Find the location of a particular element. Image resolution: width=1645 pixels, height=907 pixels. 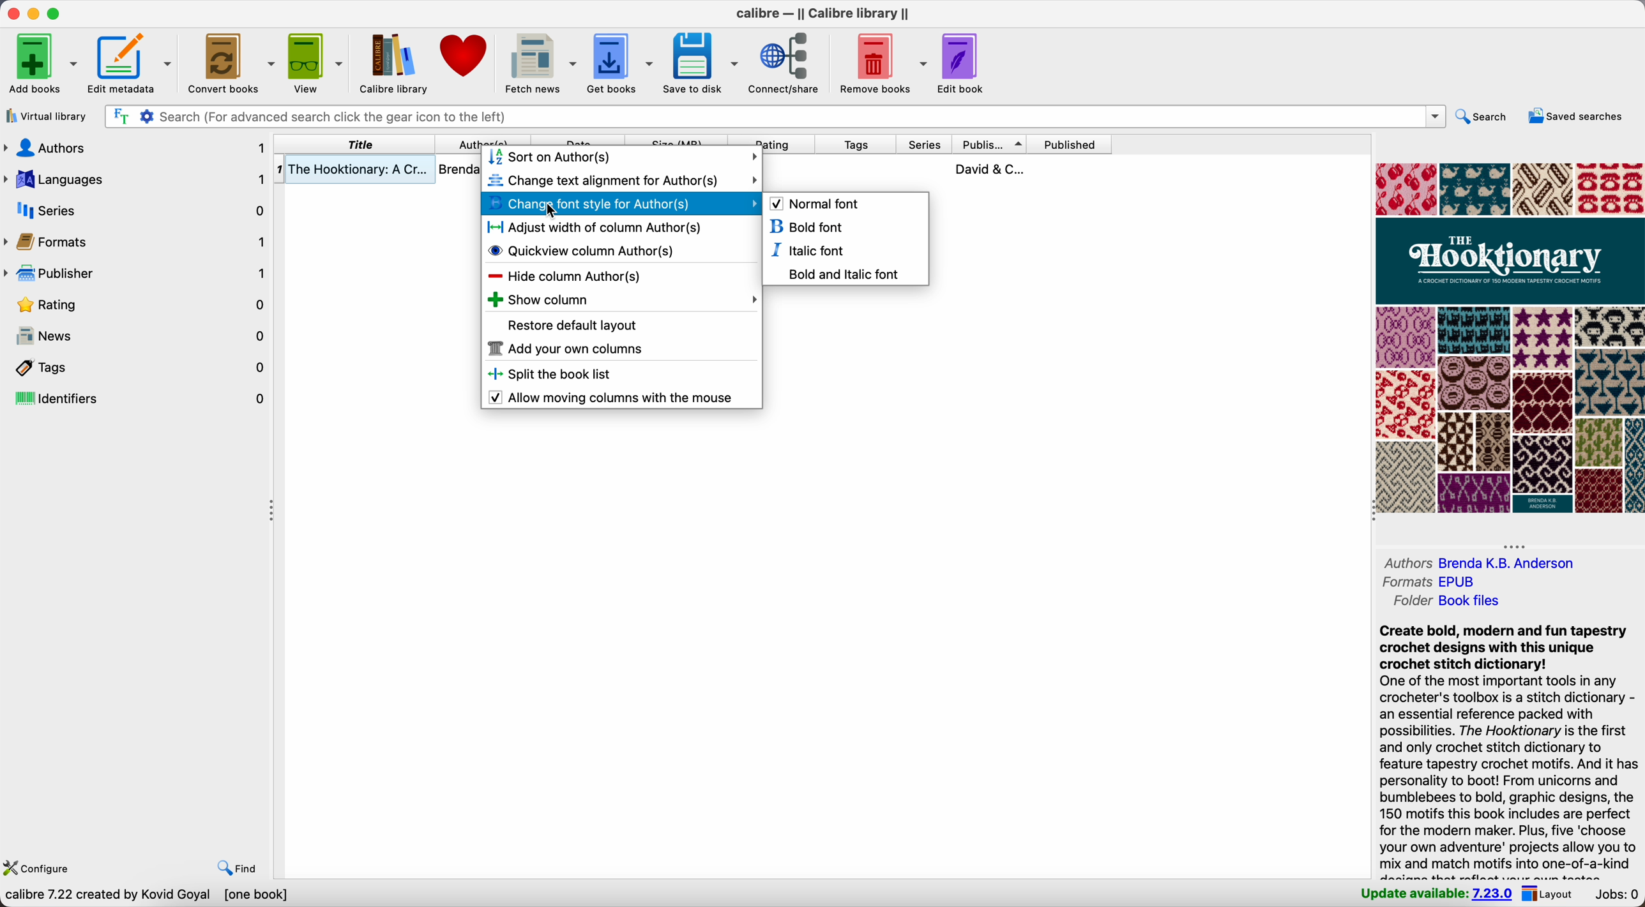

save to disk is located at coordinates (702, 61).